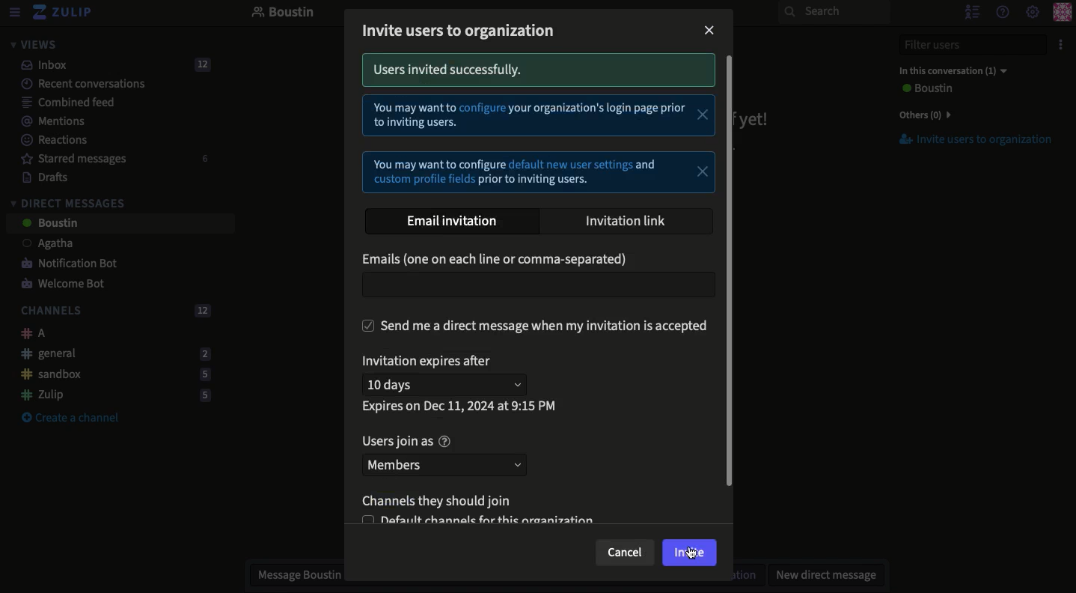 The width and height of the screenshot is (1076, 593). What do you see at coordinates (48, 121) in the screenshot?
I see `Mentions` at bounding box center [48, 121].